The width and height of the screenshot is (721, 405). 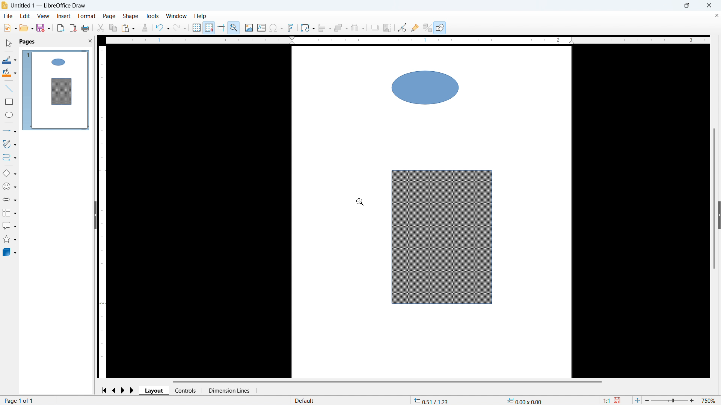 I want to click on Ellipse , so click(x=9, y=115).